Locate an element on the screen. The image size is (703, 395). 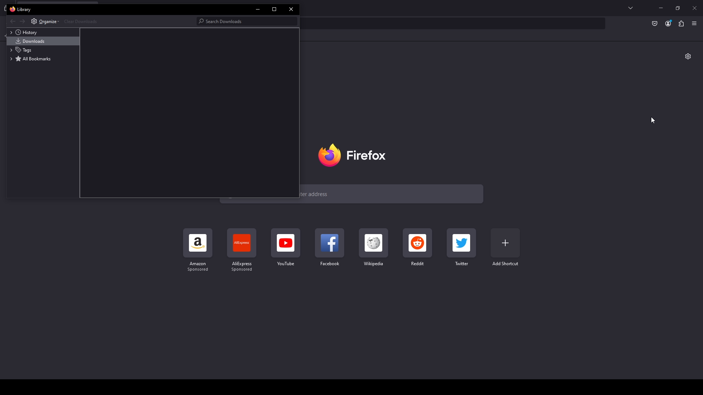
Facebook is located at coordinates (329, 248).